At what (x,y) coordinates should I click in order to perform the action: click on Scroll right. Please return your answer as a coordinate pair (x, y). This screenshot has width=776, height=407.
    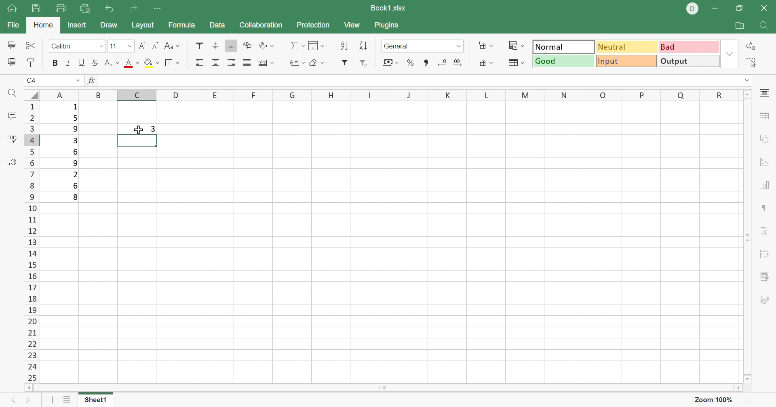
    Looking at the image, I should click on (740, 388).